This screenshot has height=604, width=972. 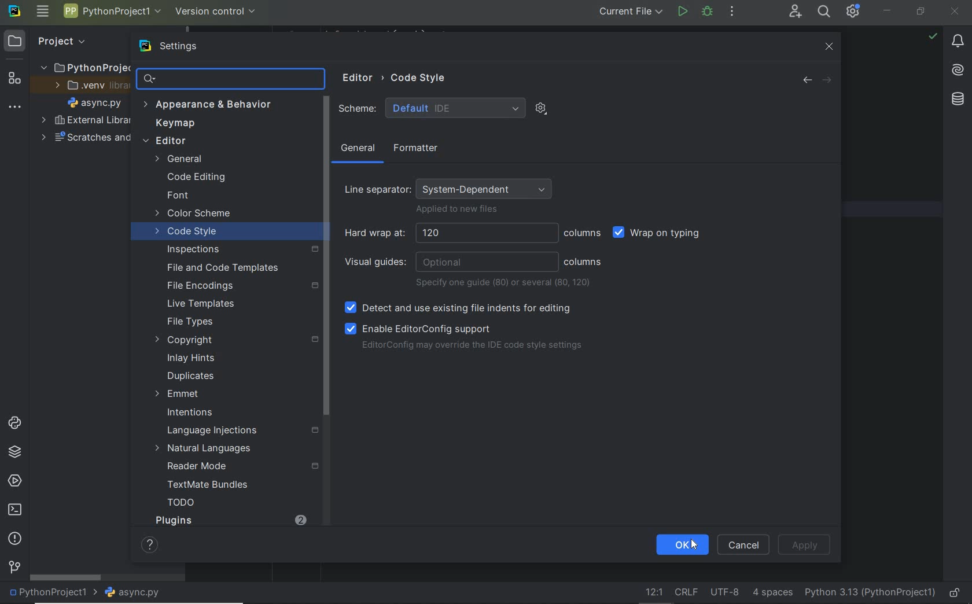 What do you see at coordinates (651, 592) in the screenshot?
I see `Go to line` at bounding box center [651, 592].